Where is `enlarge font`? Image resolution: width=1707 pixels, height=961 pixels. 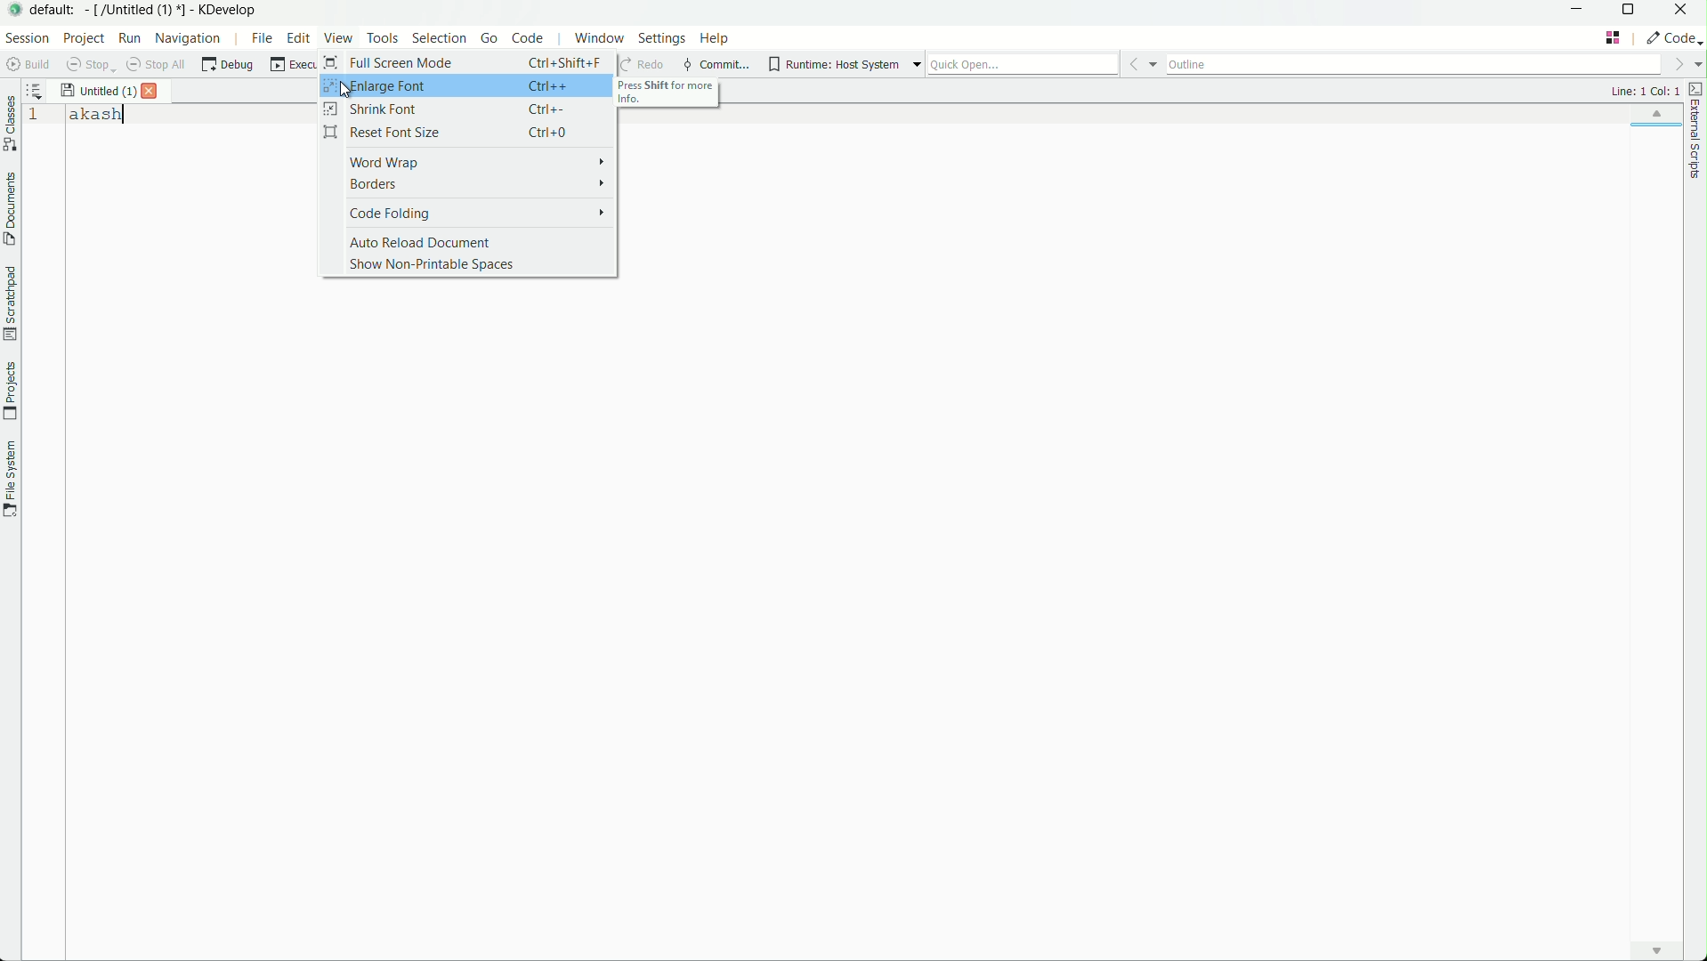
enlarge font is located at coordinates (469, 85).